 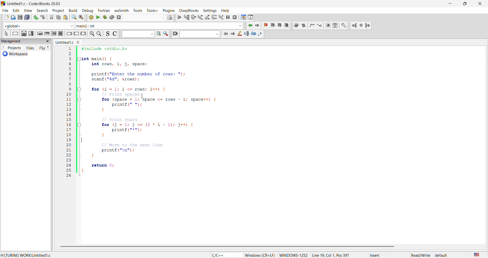 What do you see at coordinates (22, 54) in the screenshot?
I see `workspace` at bounding box center [22, 54].